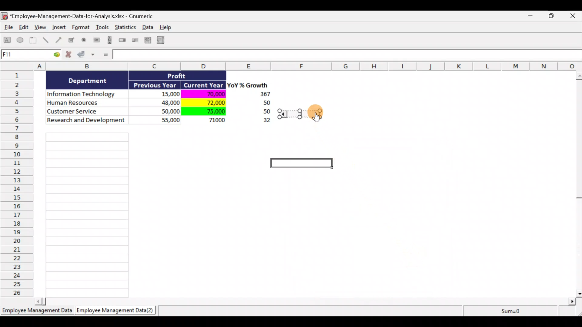  I want to click on Insert, so click(59, 28).